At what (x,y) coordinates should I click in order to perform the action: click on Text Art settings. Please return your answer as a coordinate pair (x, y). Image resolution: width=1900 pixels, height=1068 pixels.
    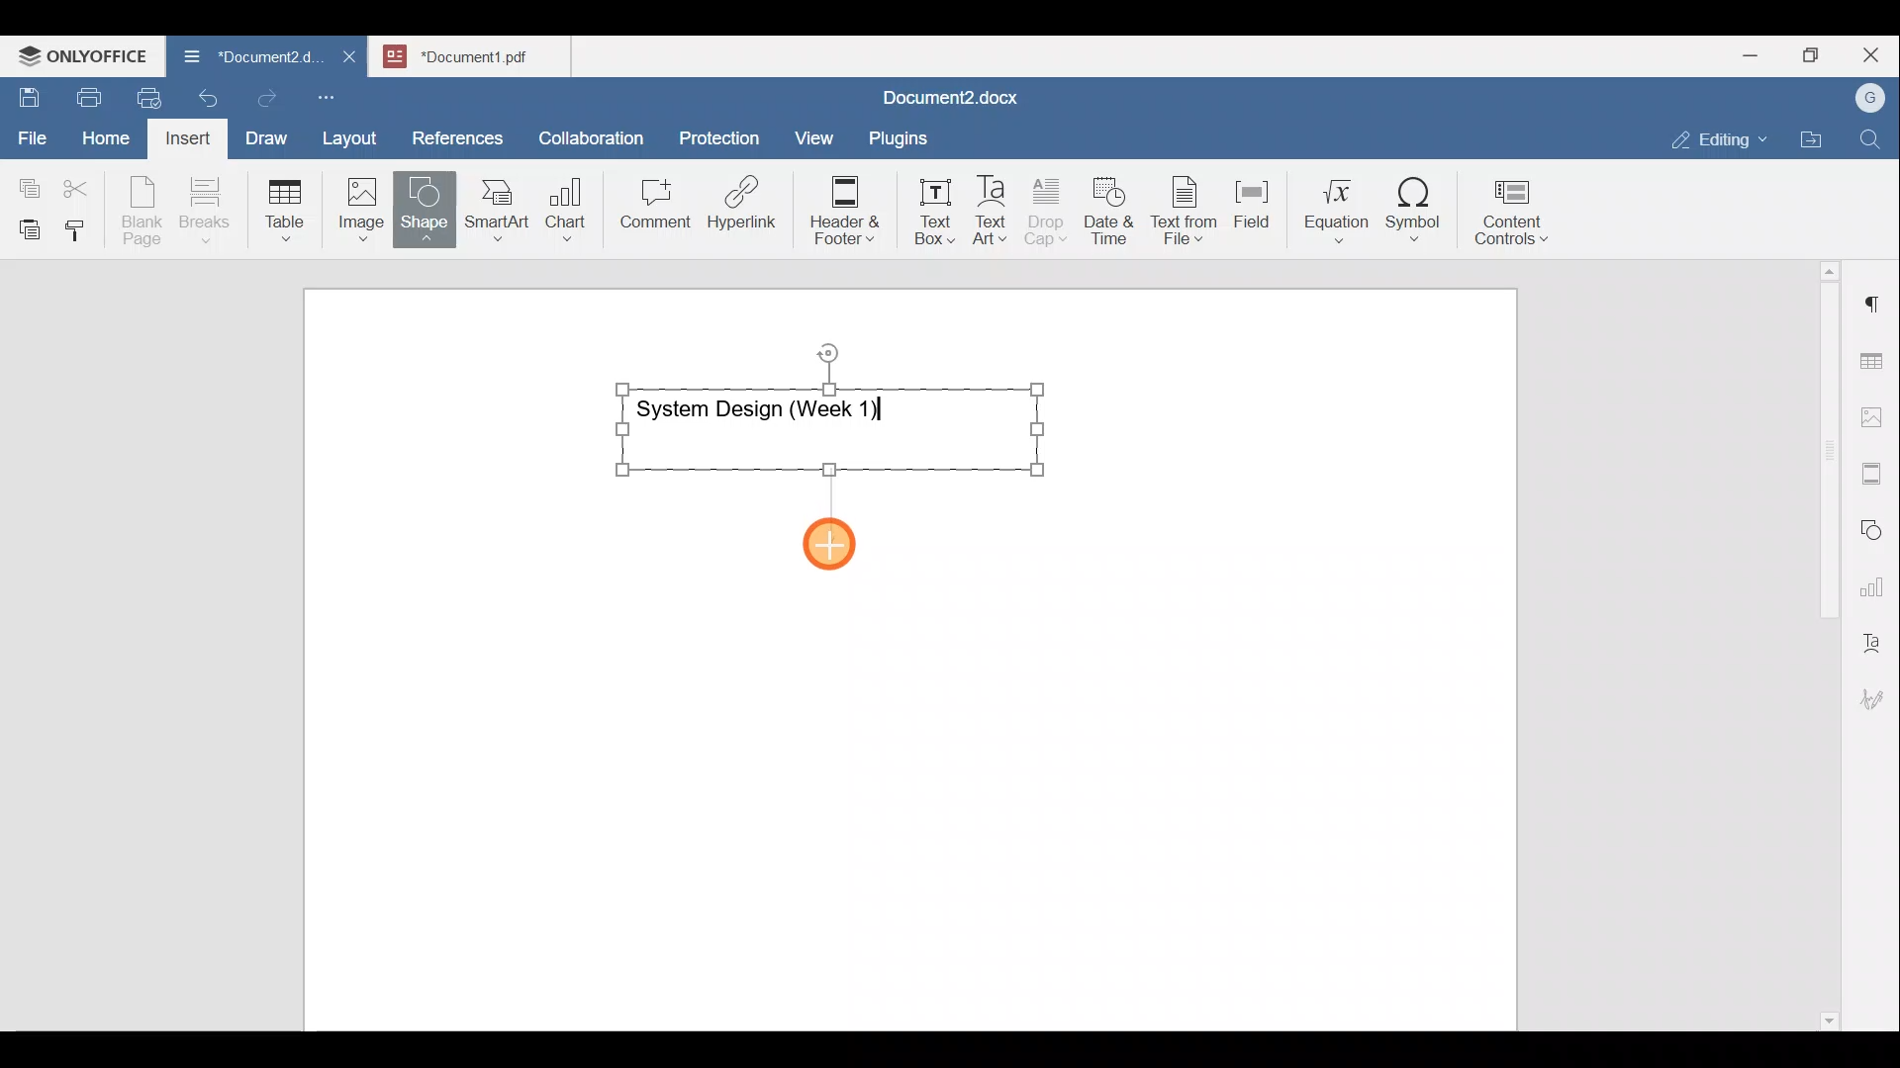
    Looking at the image, I should click on (1874, 635).